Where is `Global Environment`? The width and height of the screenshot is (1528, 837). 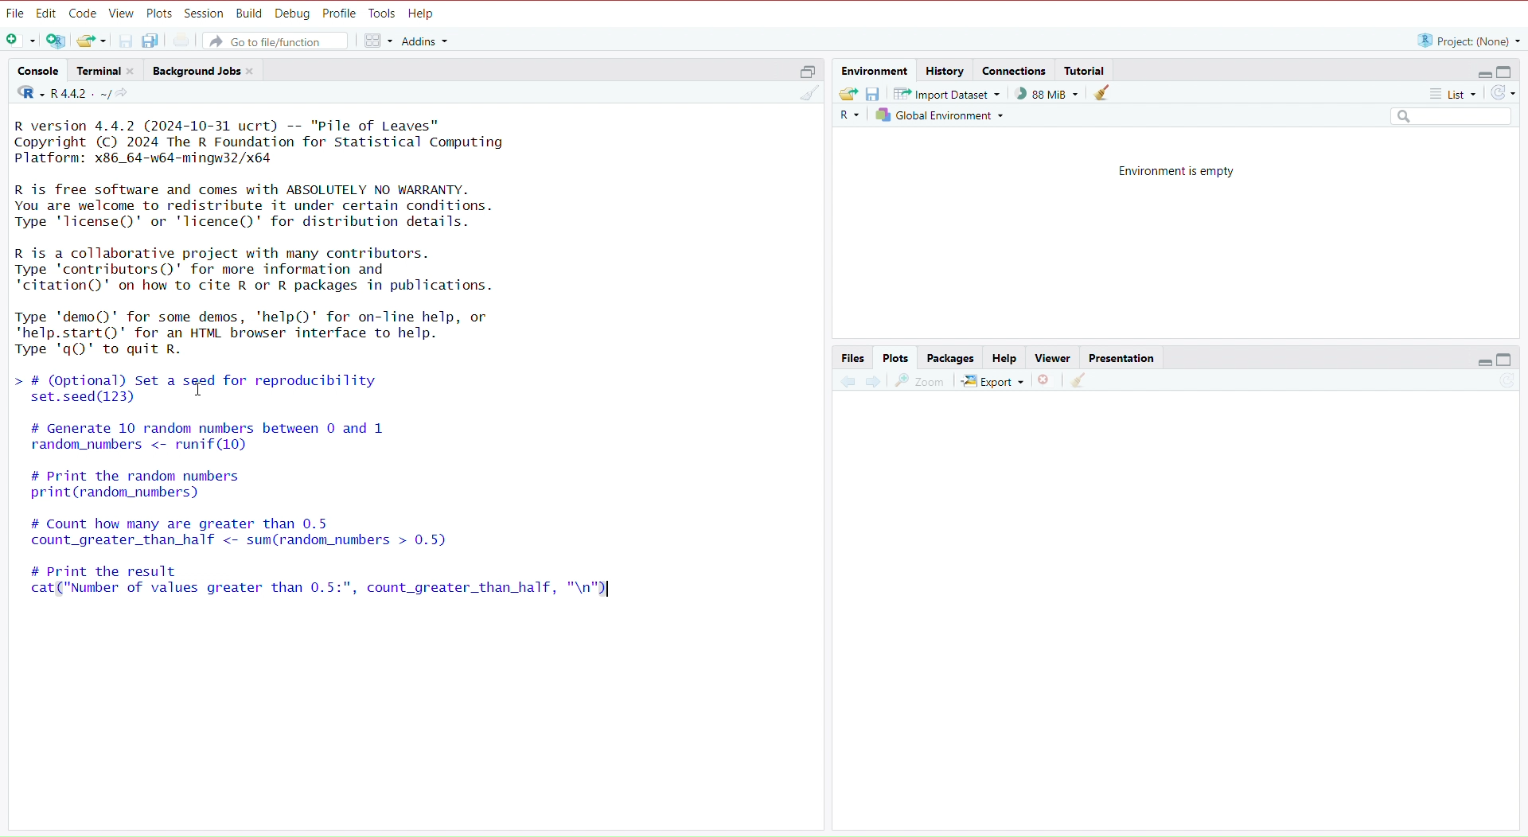
Global Environment is located at coordinates (937, 114).